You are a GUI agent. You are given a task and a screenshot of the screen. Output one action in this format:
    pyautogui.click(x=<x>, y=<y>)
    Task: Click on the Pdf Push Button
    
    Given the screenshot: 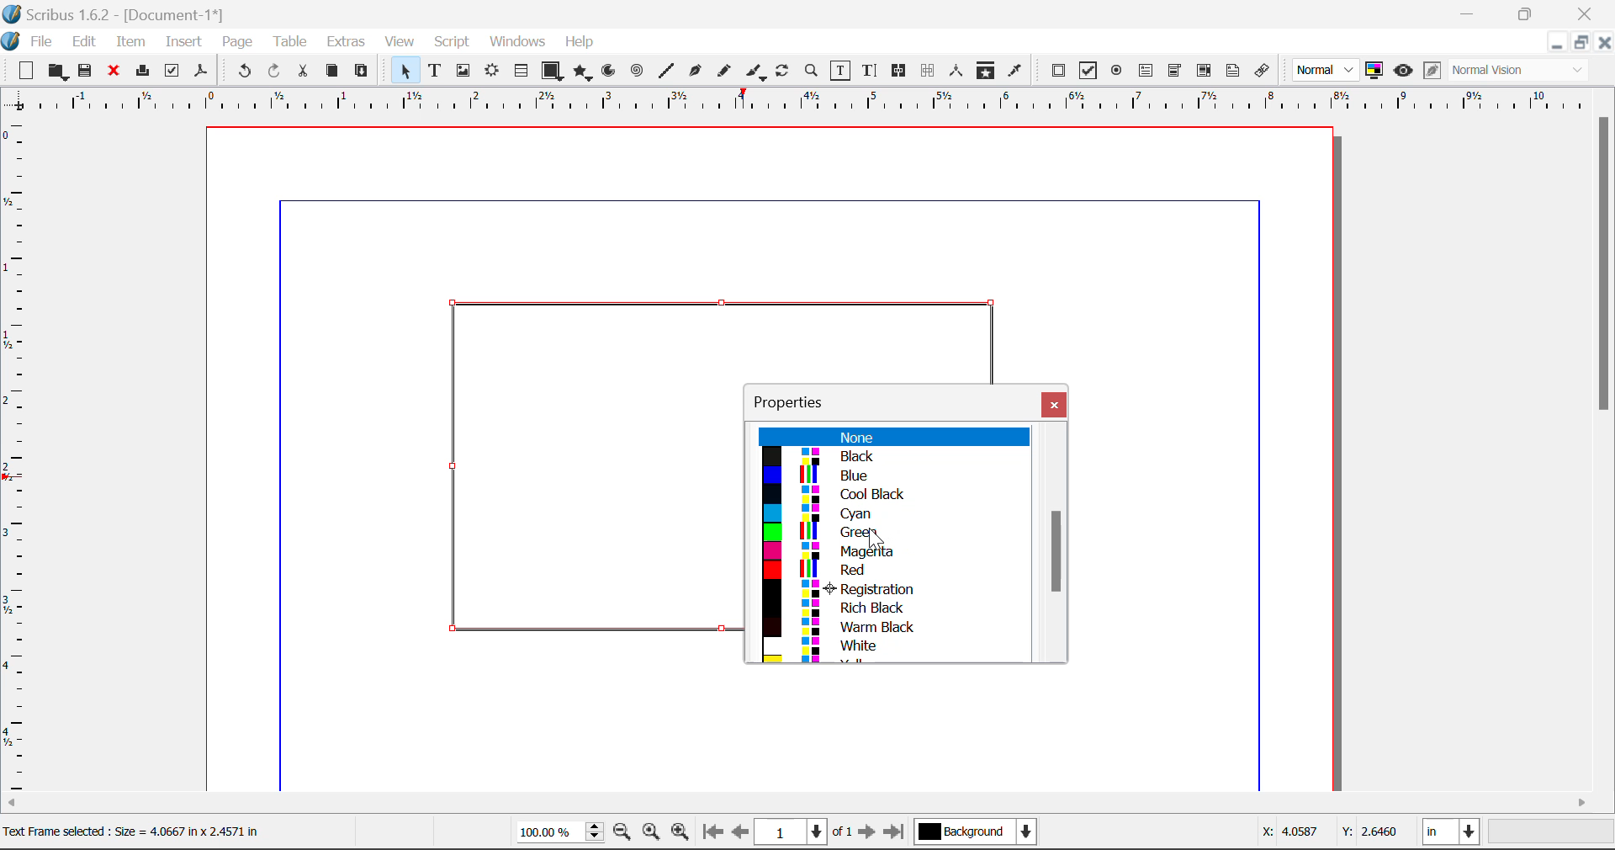 What is the action you would take?
    pyautogui.click(x=1058, y=70)
    